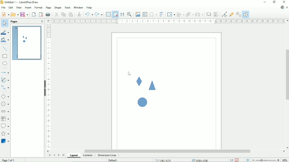  I want to click on Export directly as PDF, so click(41, 14).